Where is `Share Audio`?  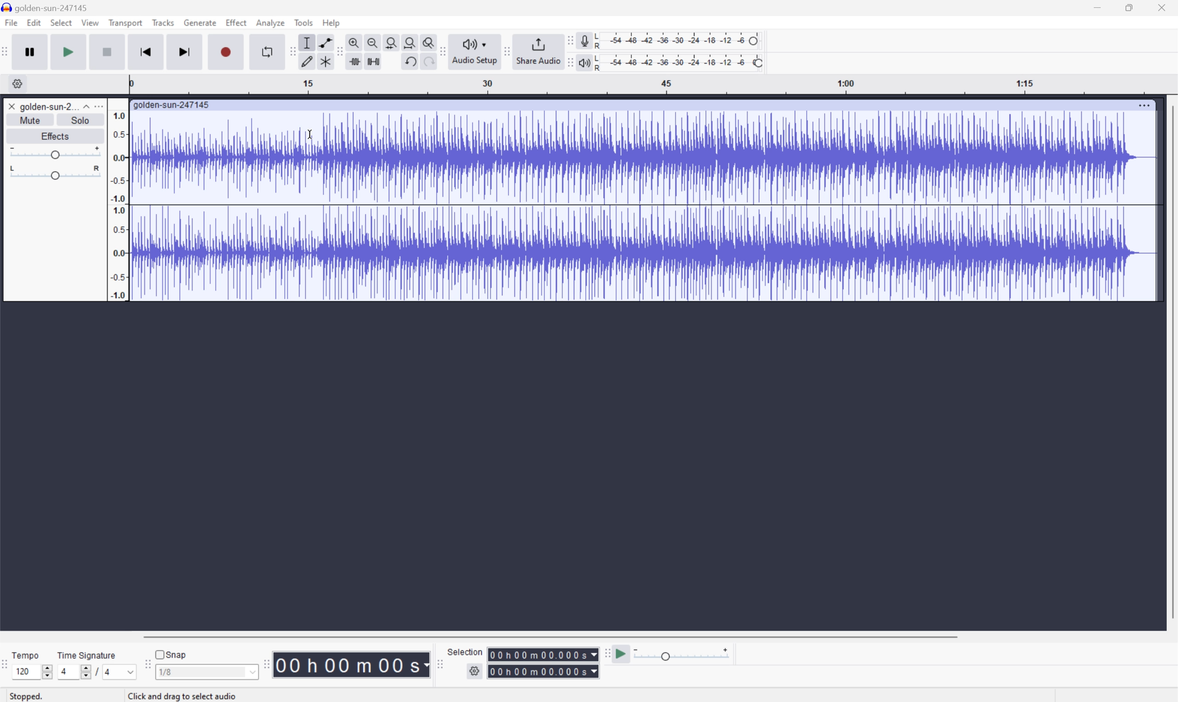
Share Audio is located at coordinates (536, 51).